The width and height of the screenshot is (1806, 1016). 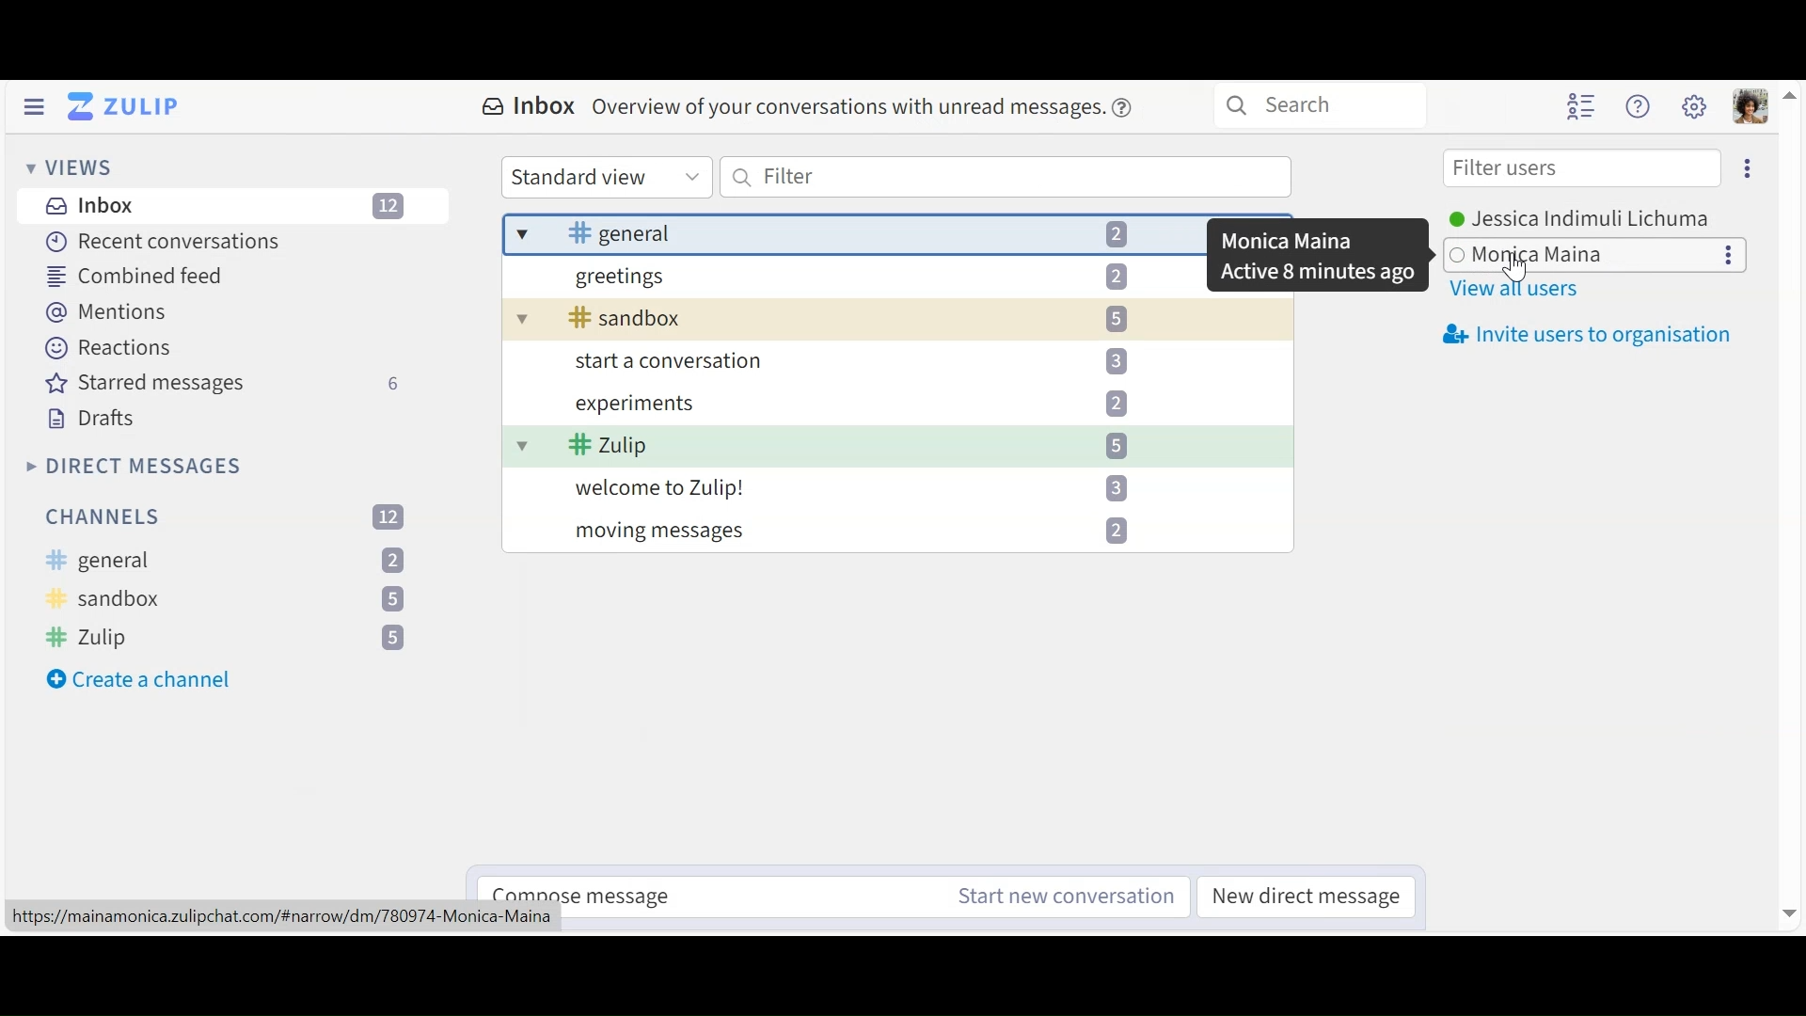 What do you see at coordinates (233, 208) in the screenshot?
I see `Inbox` at bounding box center [233, 208].